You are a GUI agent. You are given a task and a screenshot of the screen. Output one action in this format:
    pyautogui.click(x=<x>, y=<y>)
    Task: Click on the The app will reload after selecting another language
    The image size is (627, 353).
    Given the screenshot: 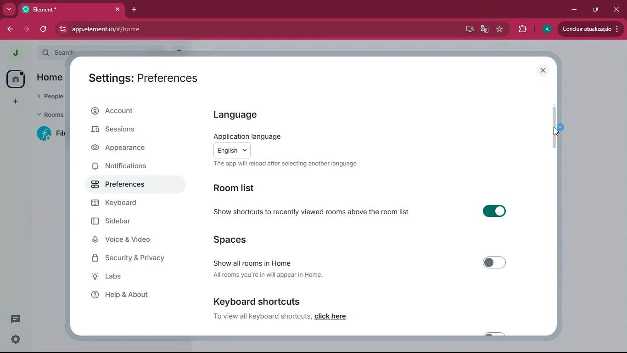 What is the action you would take?
    pyautogui.click(x=282, y=165)
    